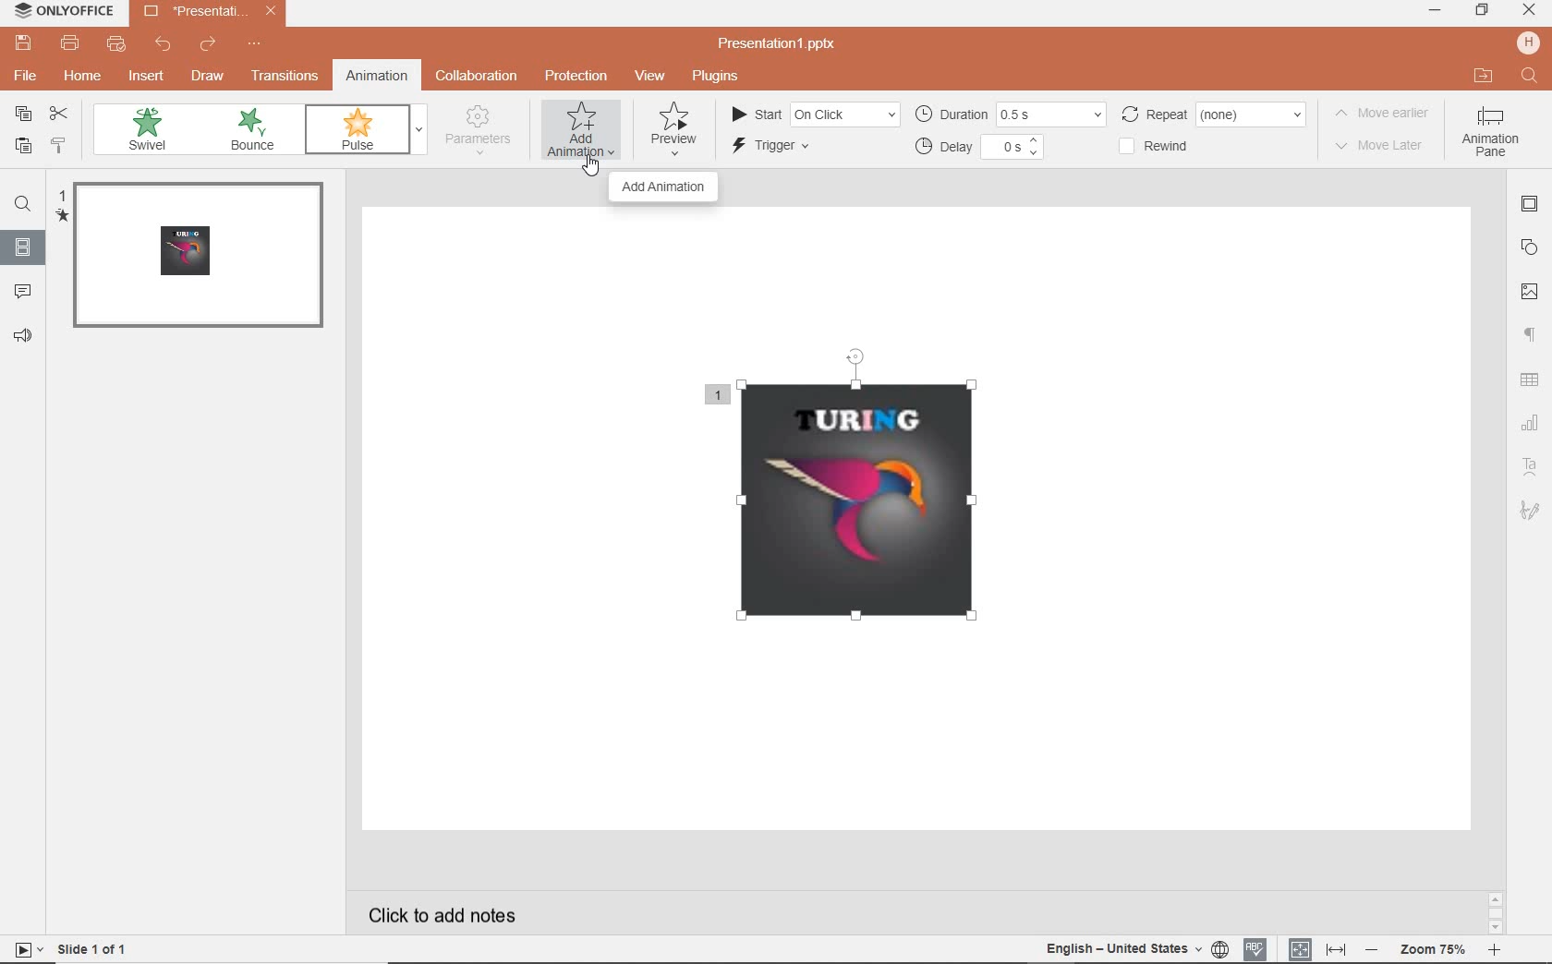  I want to click on trigger, so click(790, 150).